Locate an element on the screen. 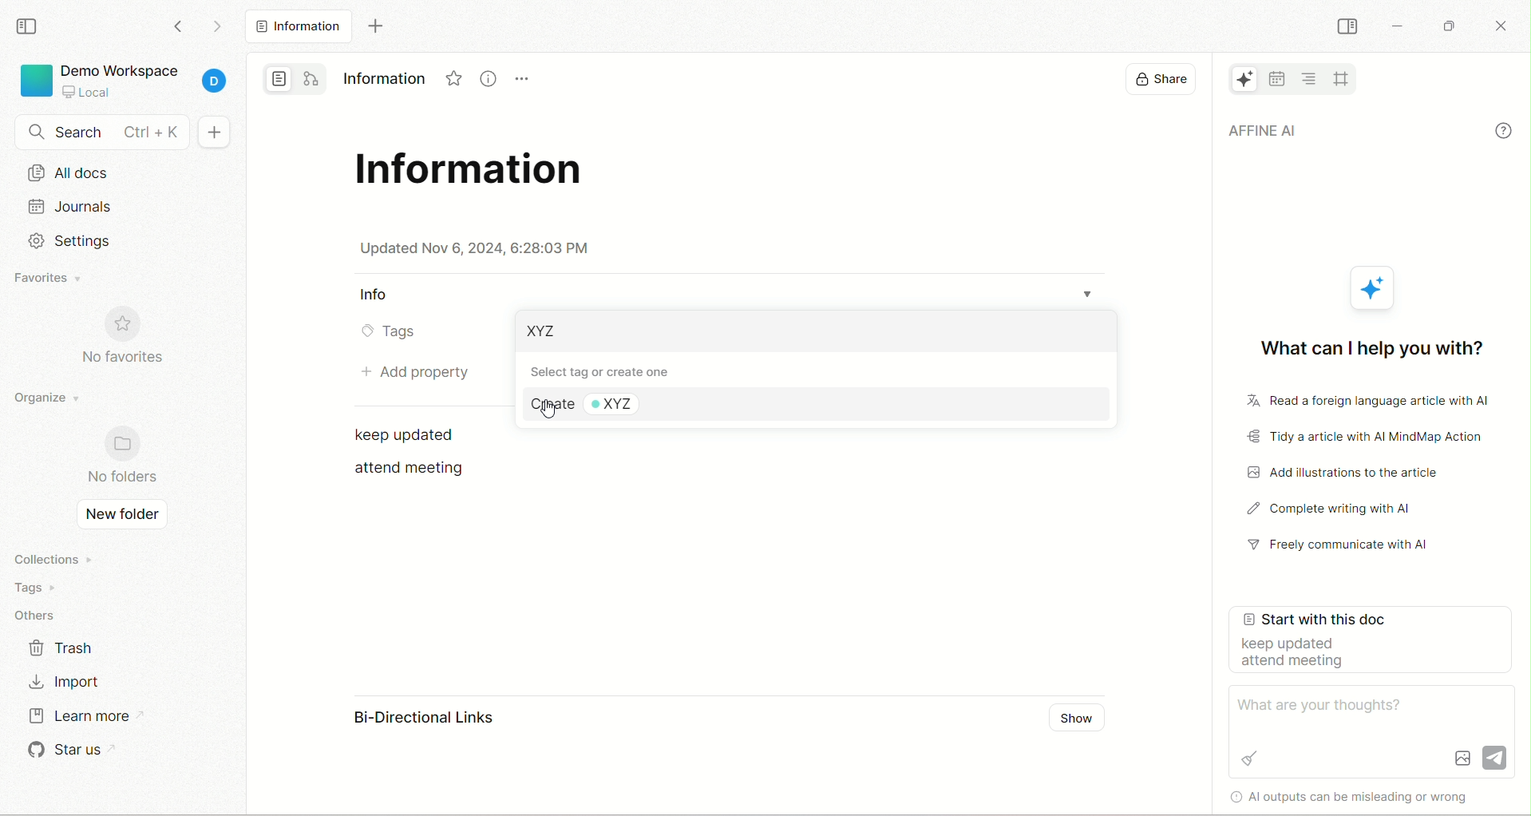 Image resolution: width=1531 pixels, height=816 pixels. minimize is located at coordinates (1398, 26).